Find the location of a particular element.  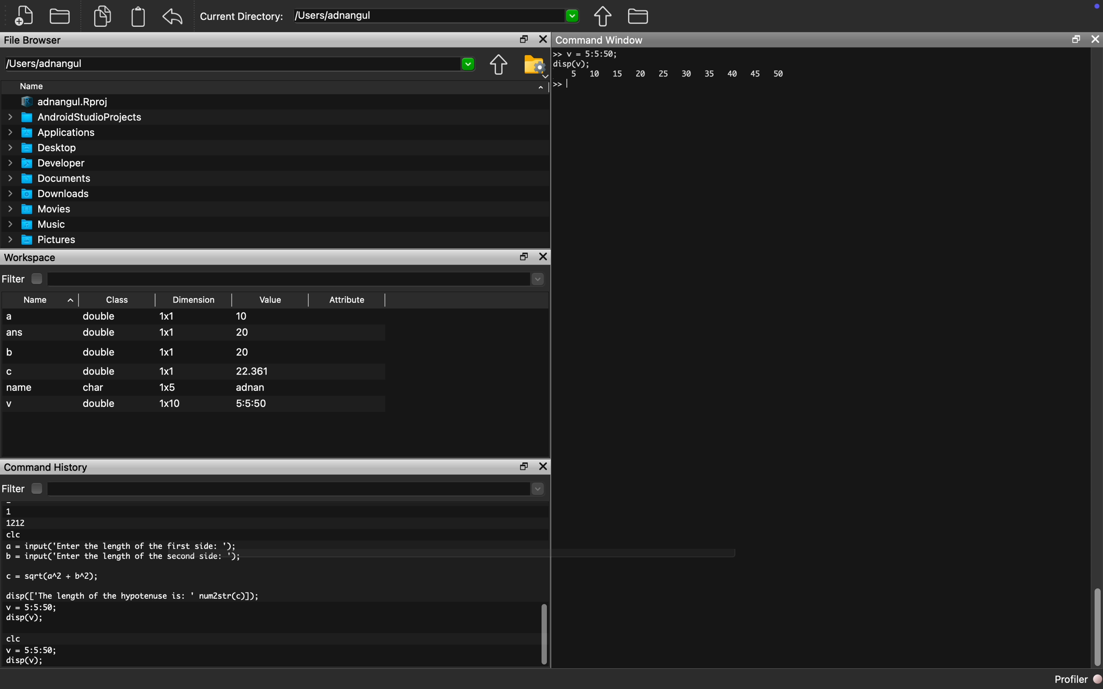

Current Directory: is located at coordinates (240, 16).